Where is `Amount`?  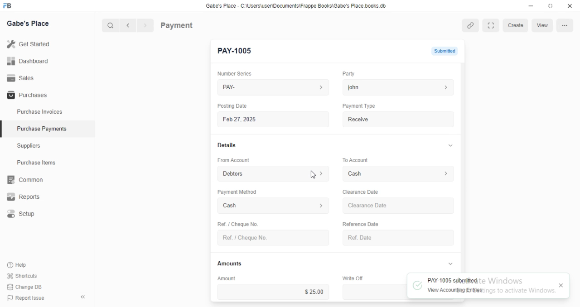 Amount is located at coordinates (225, 278).